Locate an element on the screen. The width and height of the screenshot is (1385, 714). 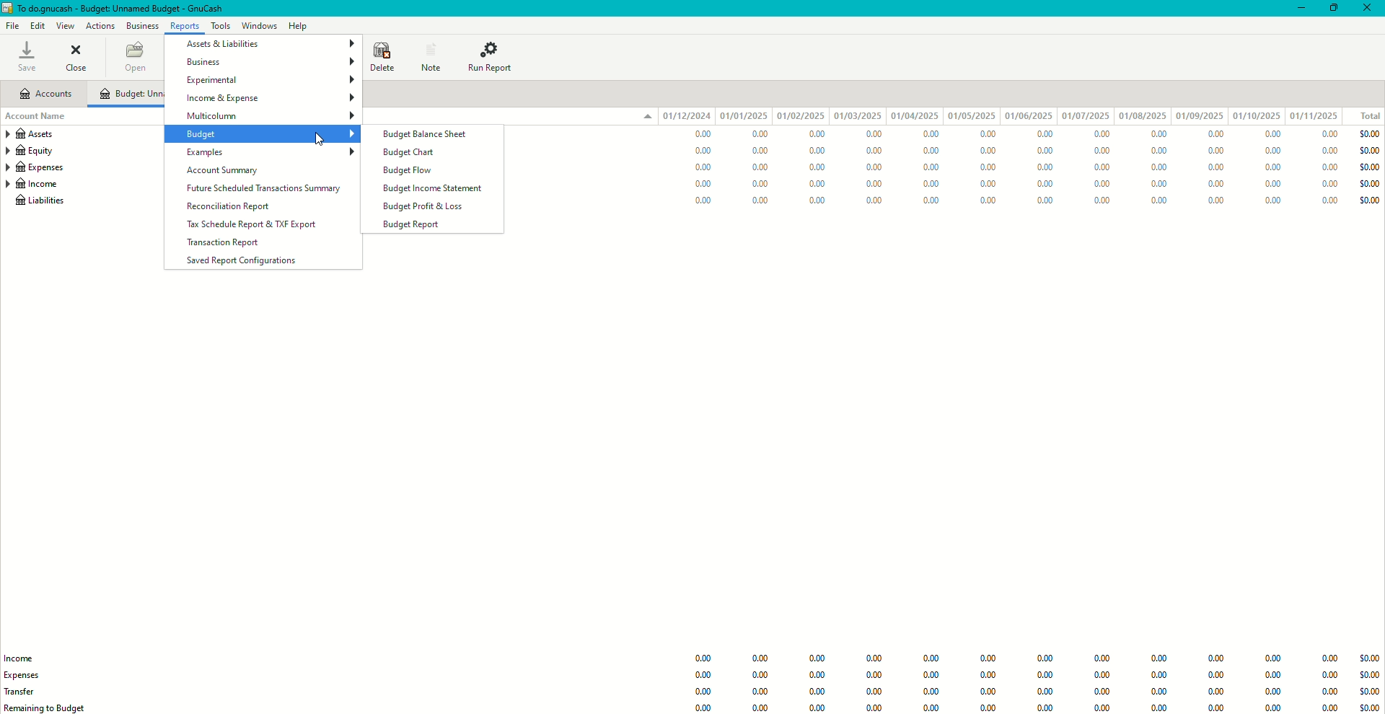
0.00 is located at coordinates (929, 659).